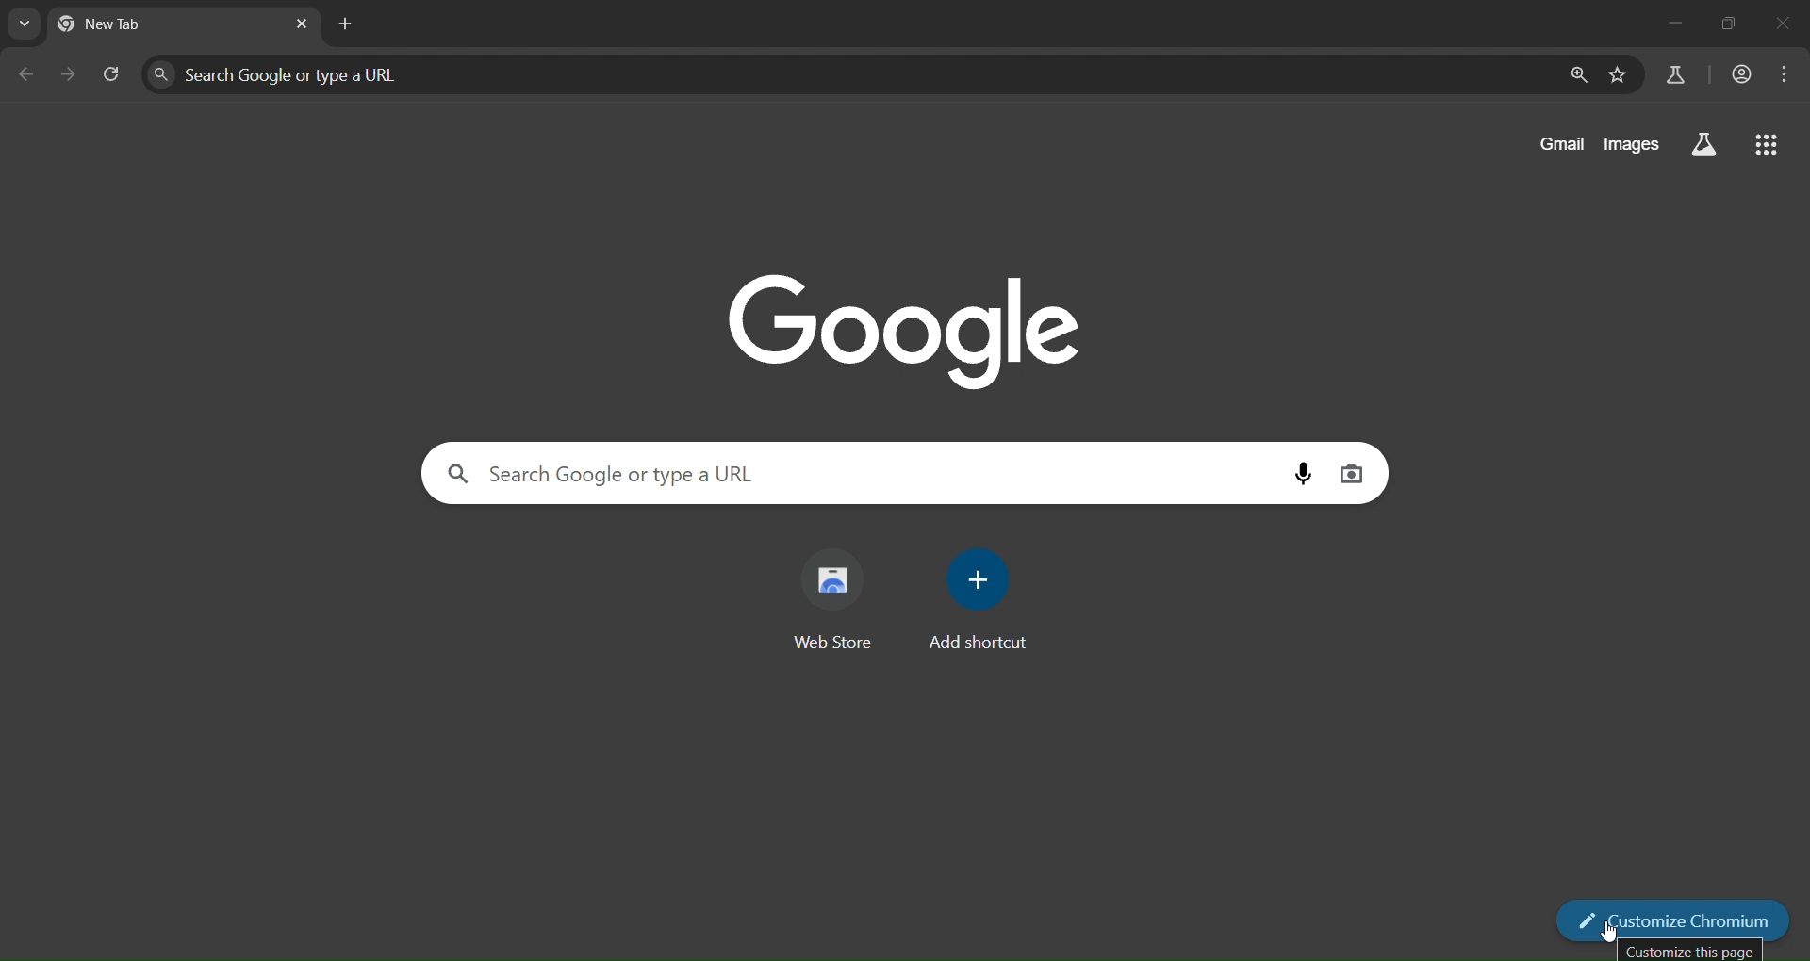 This screenshot has height=961, width=1810. Describe the element at coordinates (69, 73) in the screenshot. I see `go forward one page` at that location.